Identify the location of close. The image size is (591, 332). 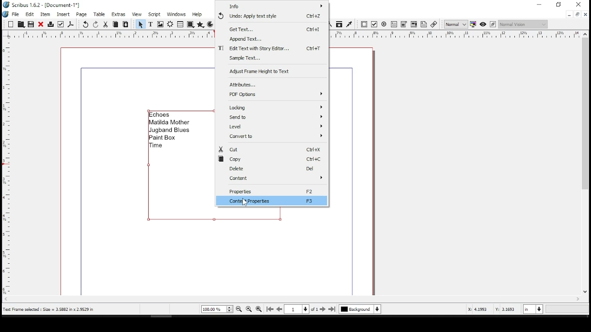
(41, 24).